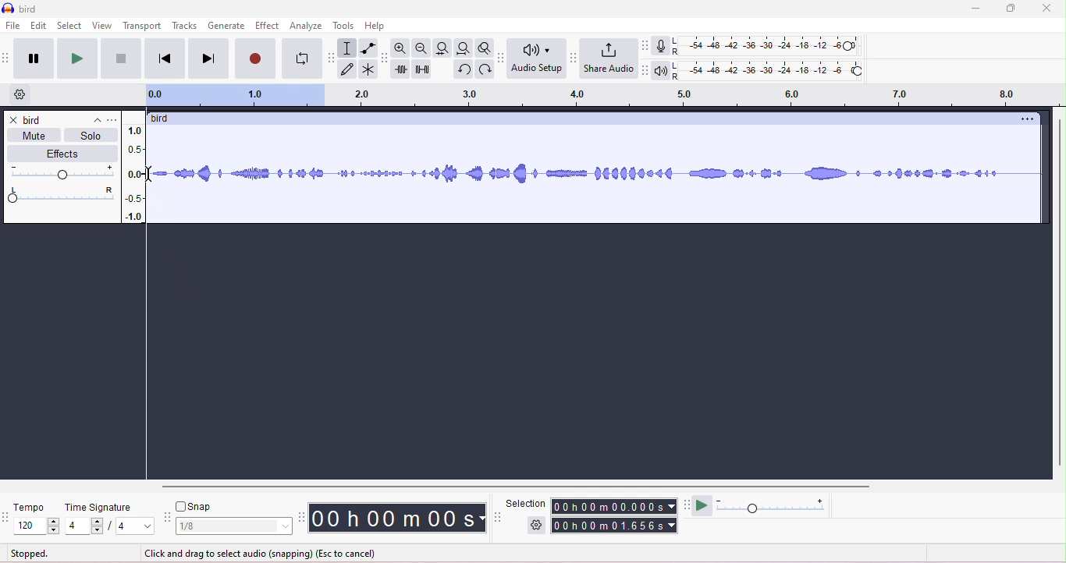 This screenshot has height=563, width=1066. I want to click on selection options, so click(535, 526).